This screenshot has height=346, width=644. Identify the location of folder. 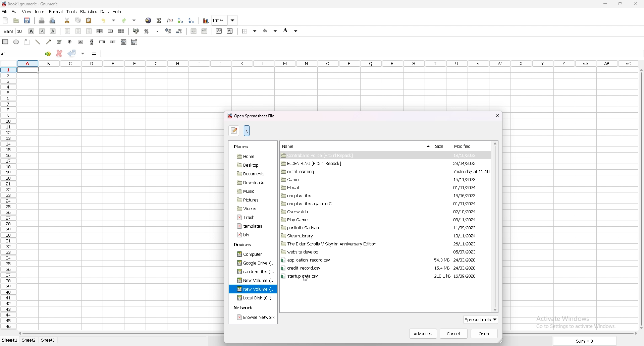
(250, 208).